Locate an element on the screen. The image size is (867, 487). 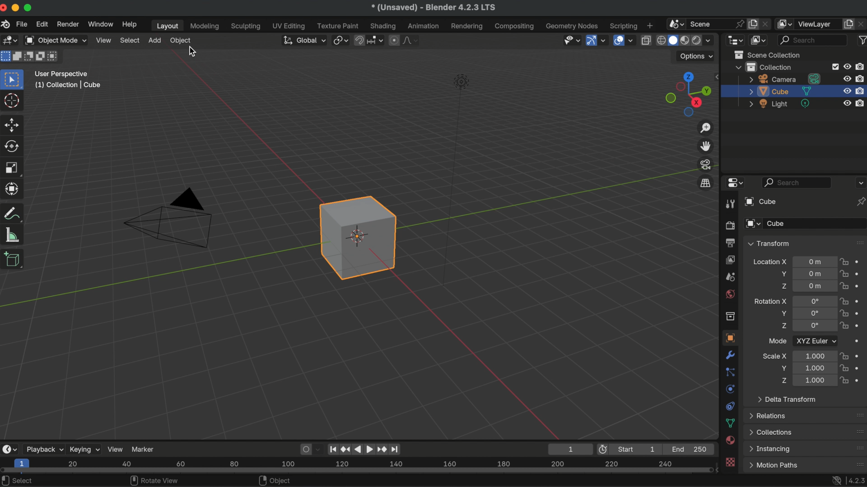
snap is located at coordinates (360, 39).